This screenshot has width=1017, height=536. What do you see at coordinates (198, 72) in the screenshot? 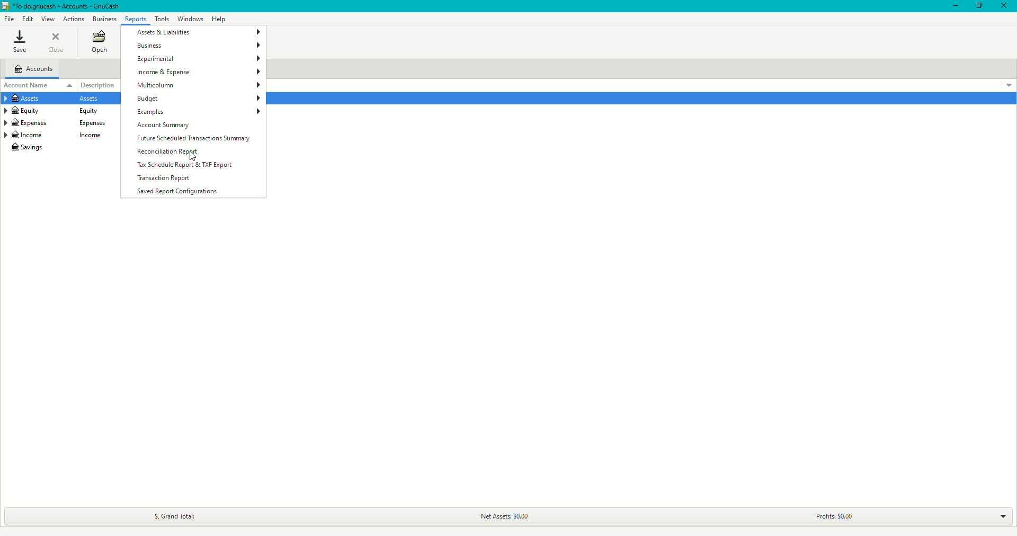
I see `Income and Expenses` at bounding box center [198, 72].